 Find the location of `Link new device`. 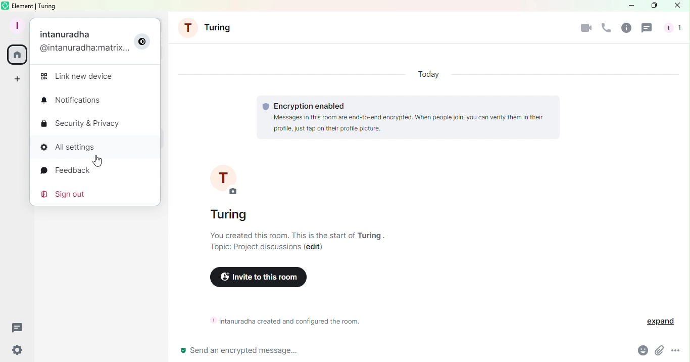

Link new device is located at coordinates (79, 75).